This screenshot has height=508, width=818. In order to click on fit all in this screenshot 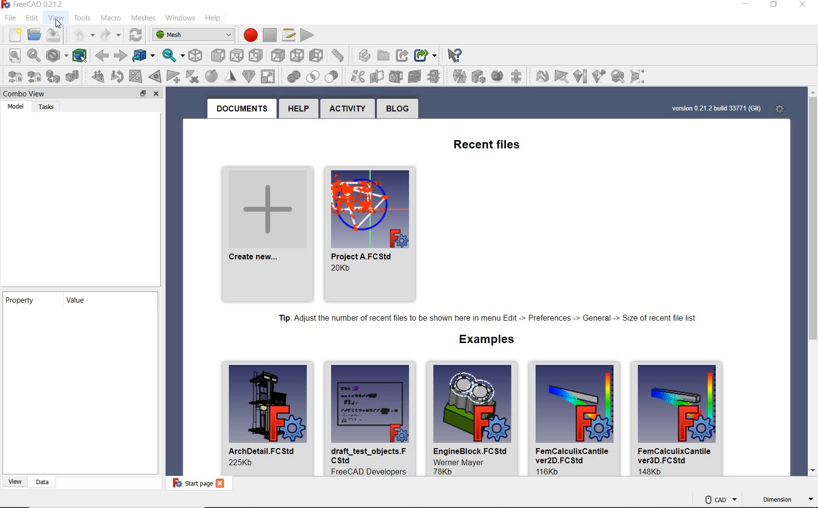, I will do `click(12, 55)`.